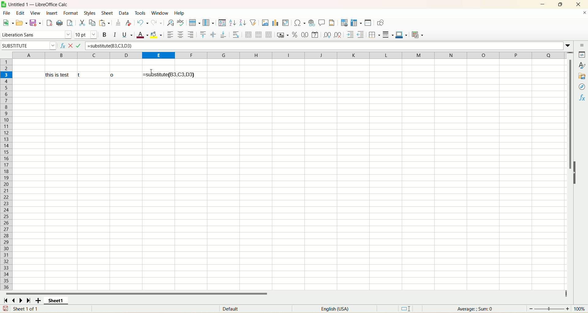 This screenshot has height=313, width=588. I want to click on align left, so click(171, 35).